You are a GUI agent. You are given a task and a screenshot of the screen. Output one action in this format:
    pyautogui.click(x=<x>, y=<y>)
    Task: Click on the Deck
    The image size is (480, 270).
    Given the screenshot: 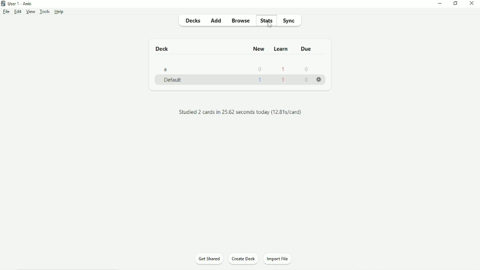 What is the action you would take?
    pyautogui.click(x=160, y=48)
    